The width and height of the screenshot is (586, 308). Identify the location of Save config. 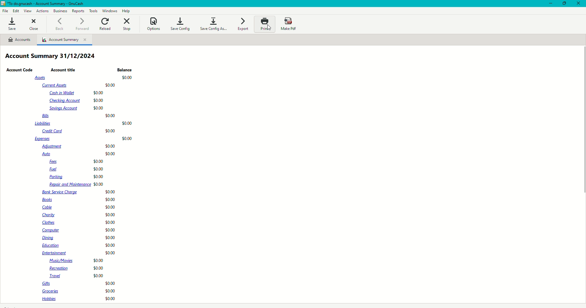
(181, 24).